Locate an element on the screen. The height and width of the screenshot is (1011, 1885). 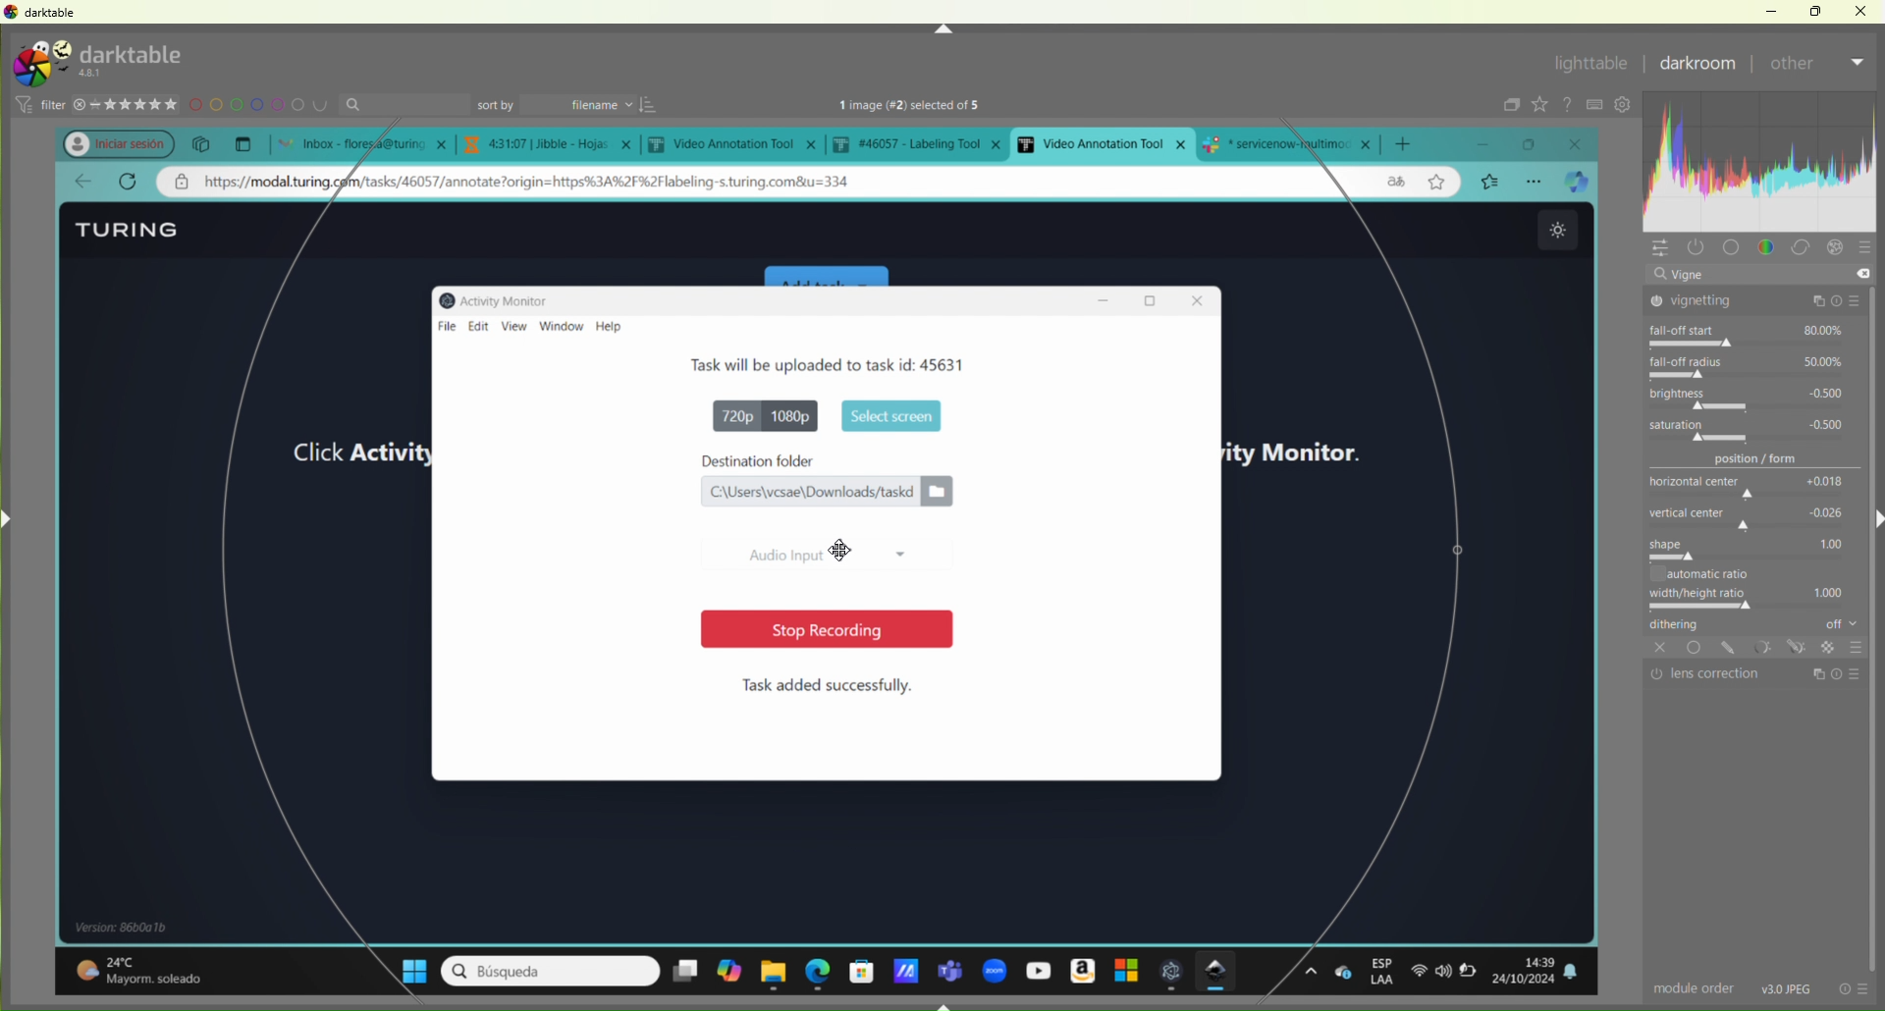
info is located at coordinates (1856, 987).